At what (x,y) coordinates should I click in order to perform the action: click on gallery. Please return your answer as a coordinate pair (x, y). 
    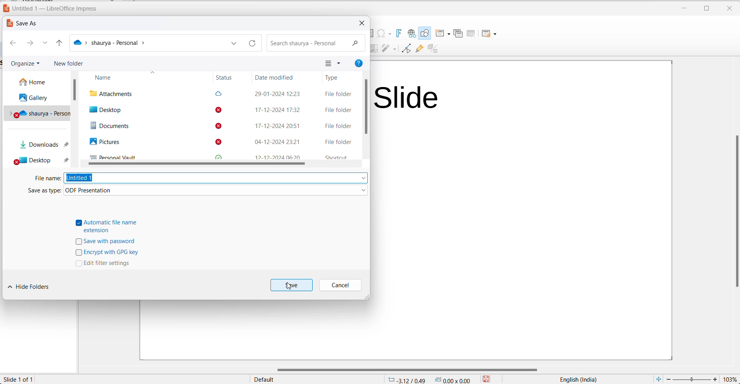
    Looking at the image, I should click on (35, 98).